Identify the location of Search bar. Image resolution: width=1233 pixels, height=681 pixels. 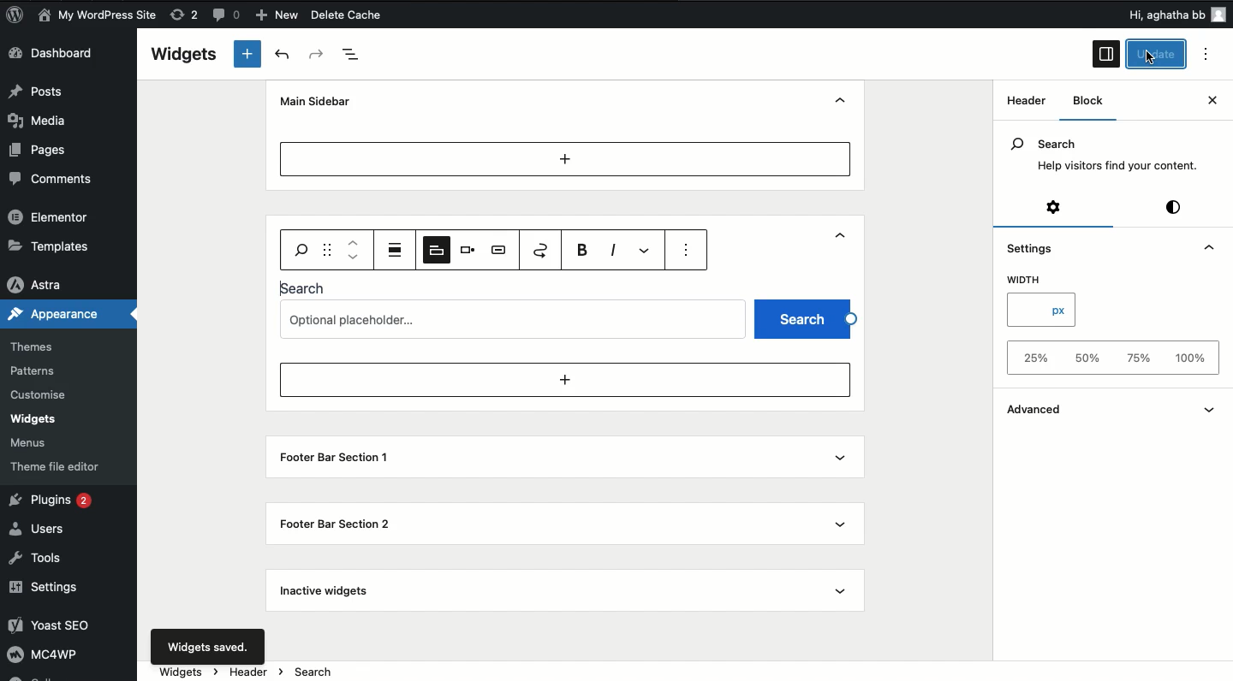
(300, 248).